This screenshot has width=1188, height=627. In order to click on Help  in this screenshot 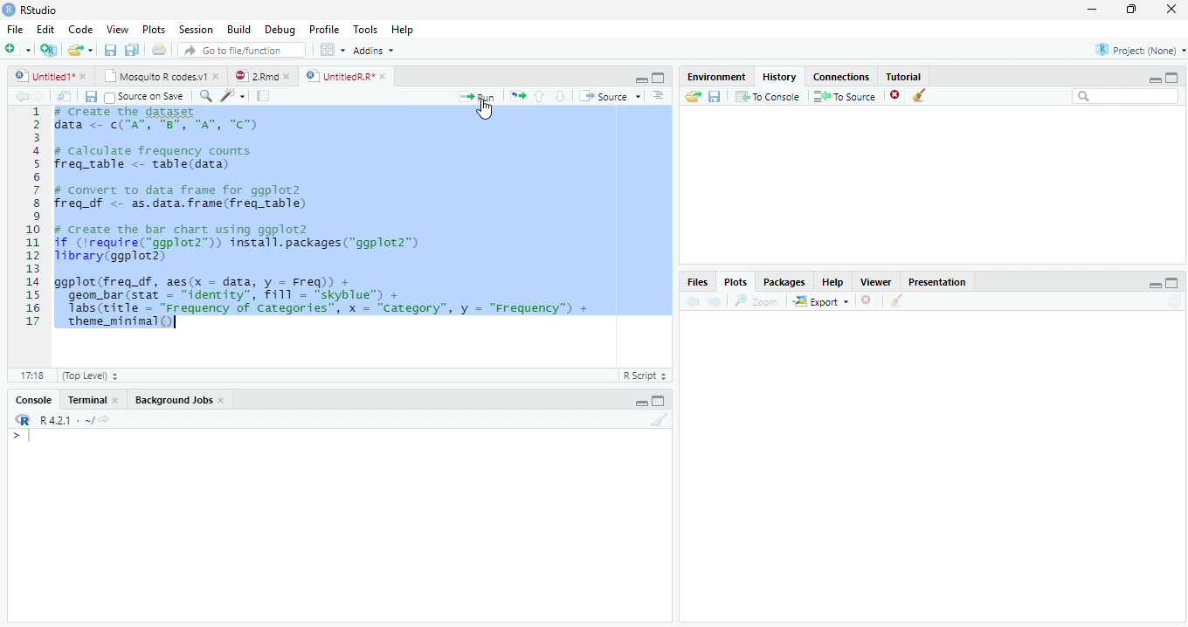, I will do `click(838, 283)`.